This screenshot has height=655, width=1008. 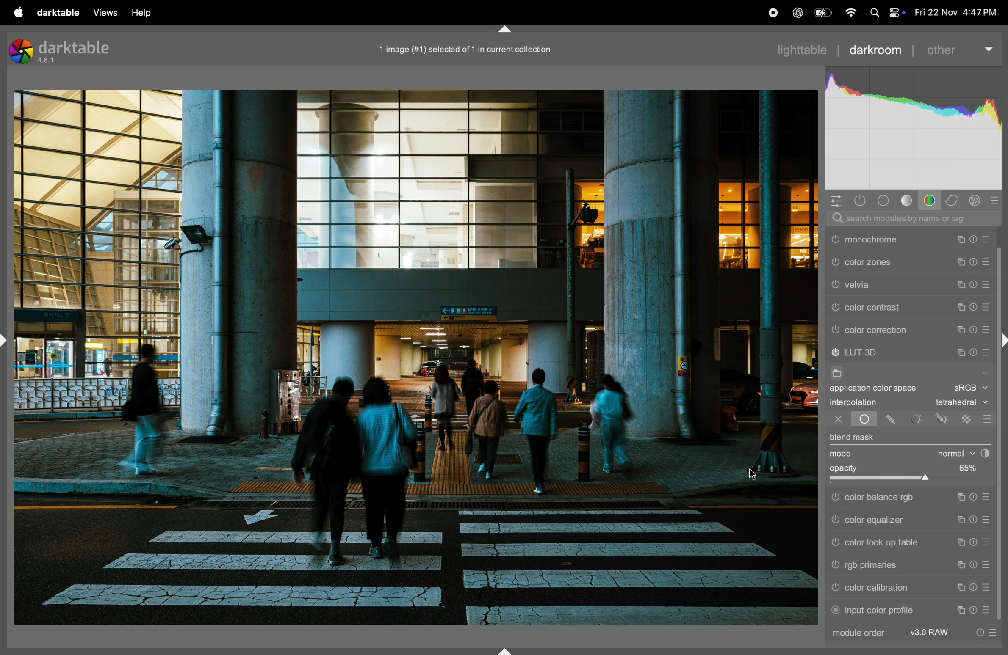 I want to click on color balance rgb switched off, so click(x=834, y=498).